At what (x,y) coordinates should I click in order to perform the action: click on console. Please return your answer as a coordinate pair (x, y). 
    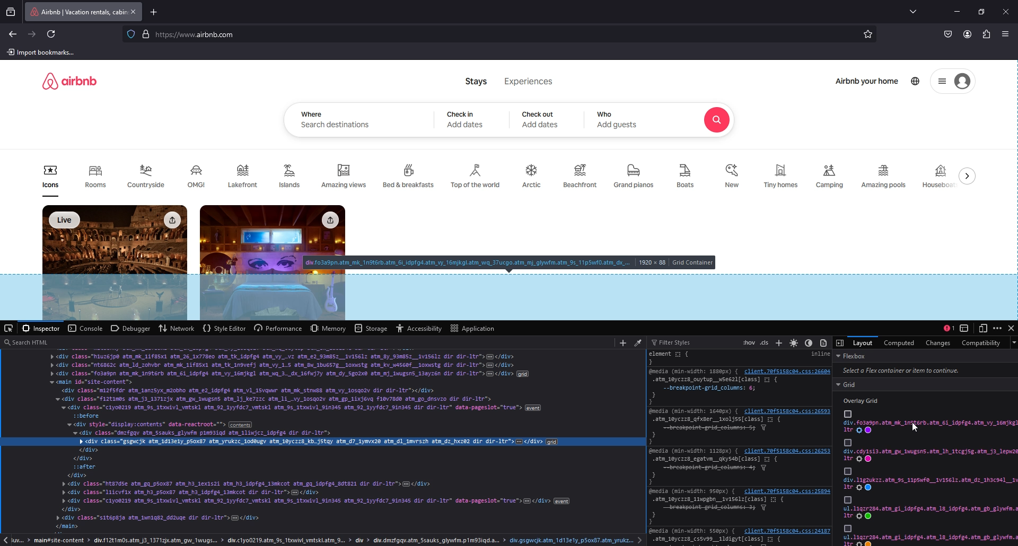
    Looking at the image, I should click on (84, 328).